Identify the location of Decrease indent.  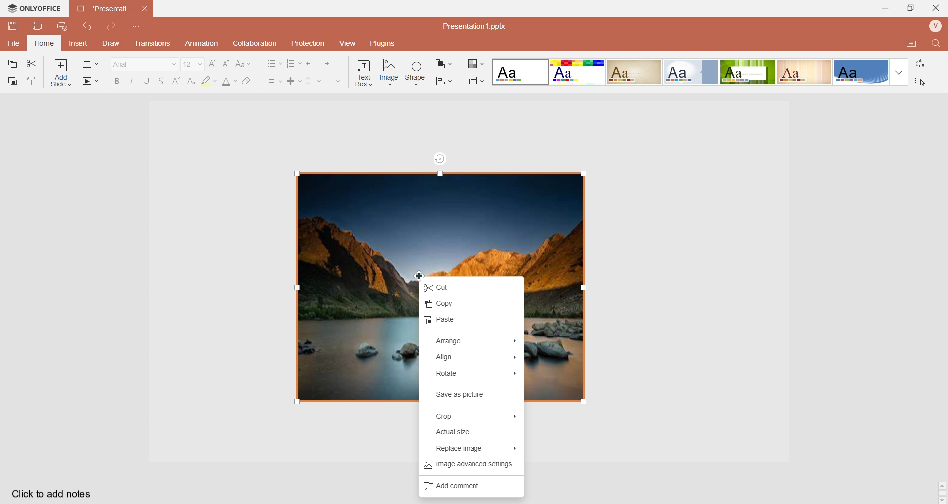
(312, 64).